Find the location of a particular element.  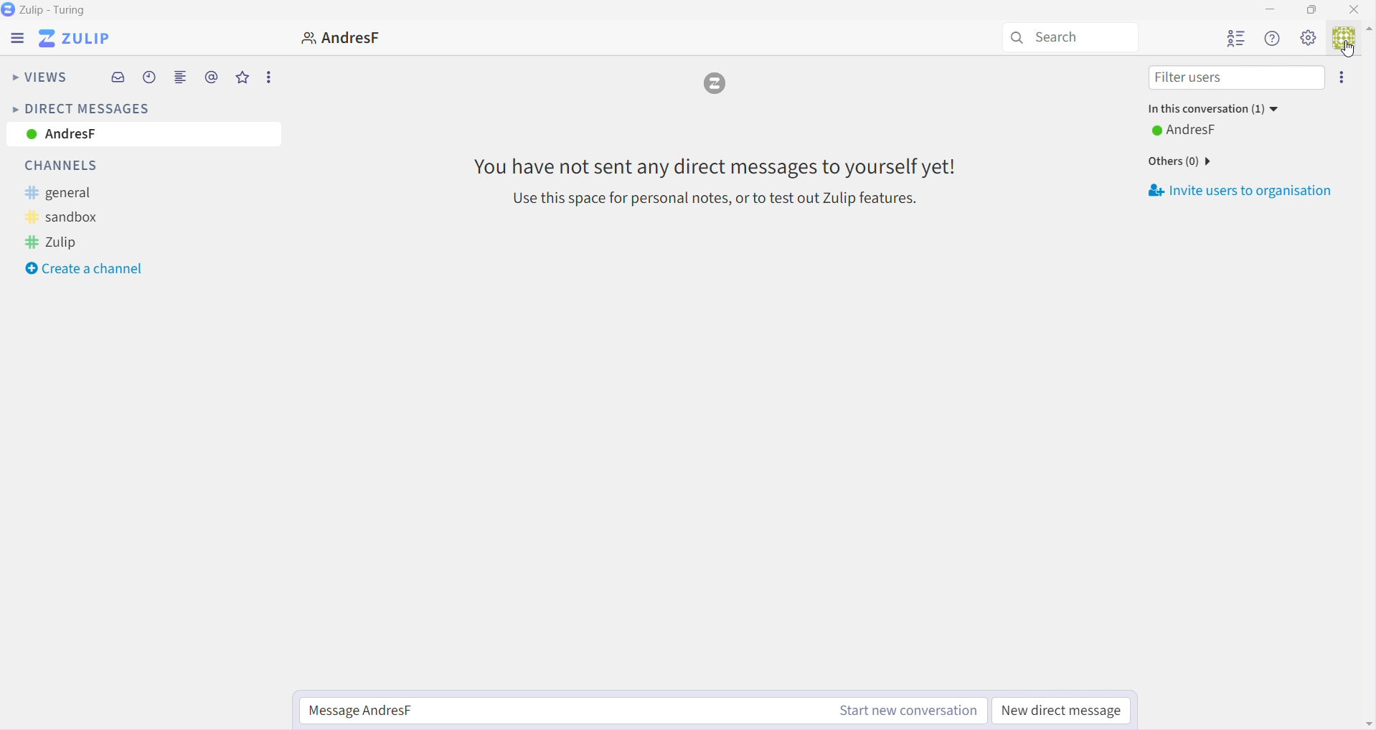

Users is located at coordinates (1236, 39).